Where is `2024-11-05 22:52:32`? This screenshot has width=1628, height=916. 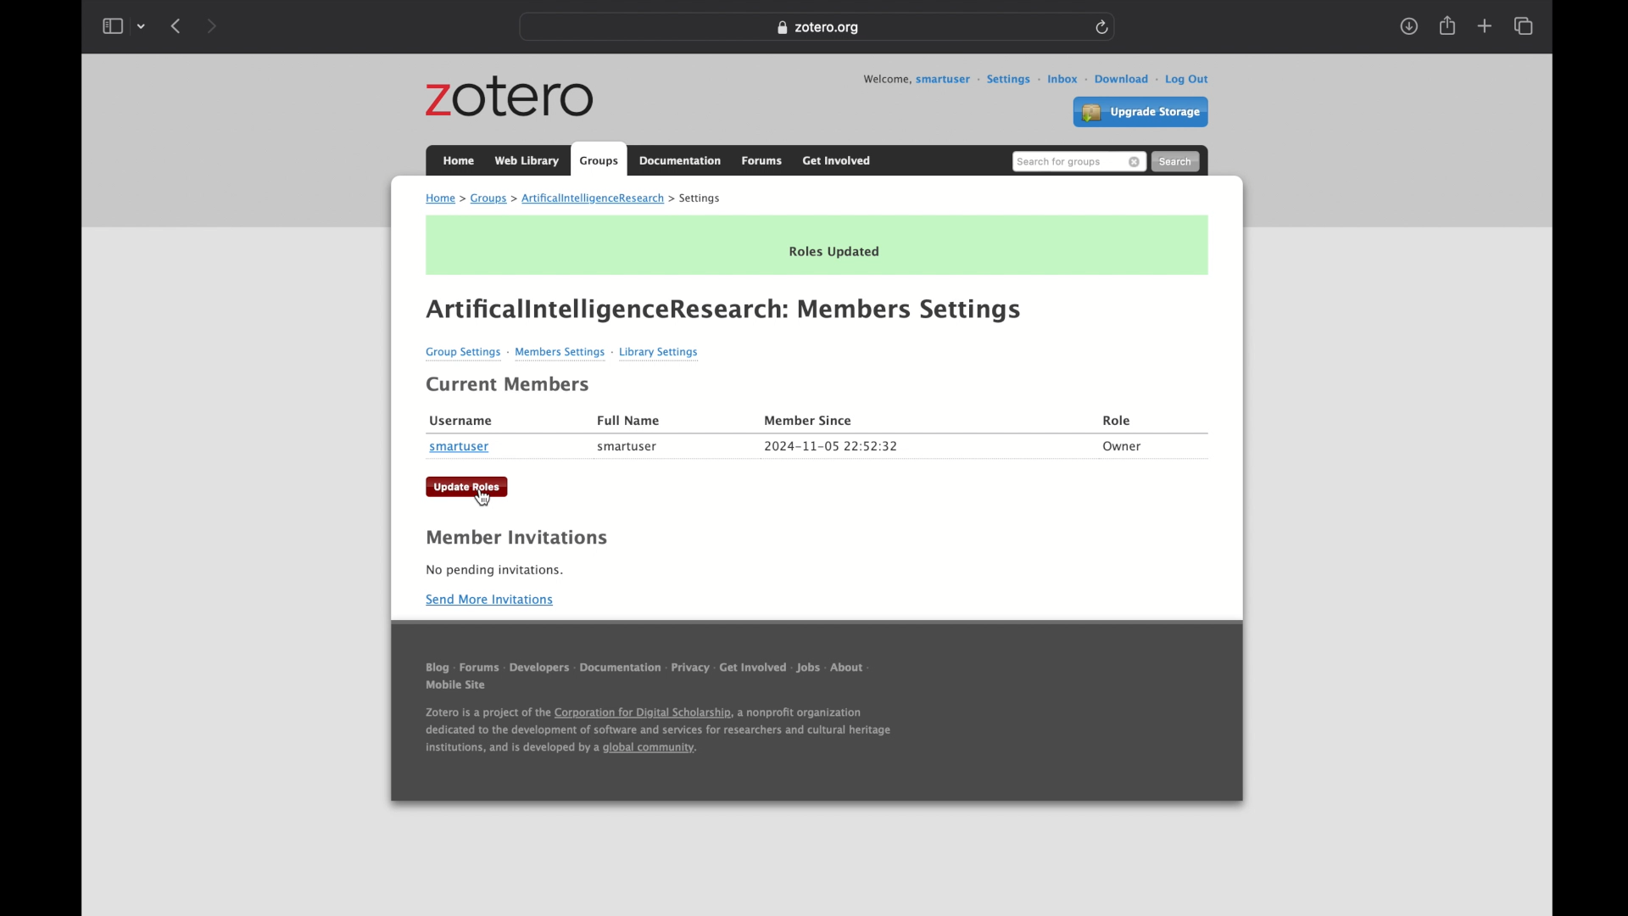 2024-11-05 22:52:32 is located at coordinates (825, 445).